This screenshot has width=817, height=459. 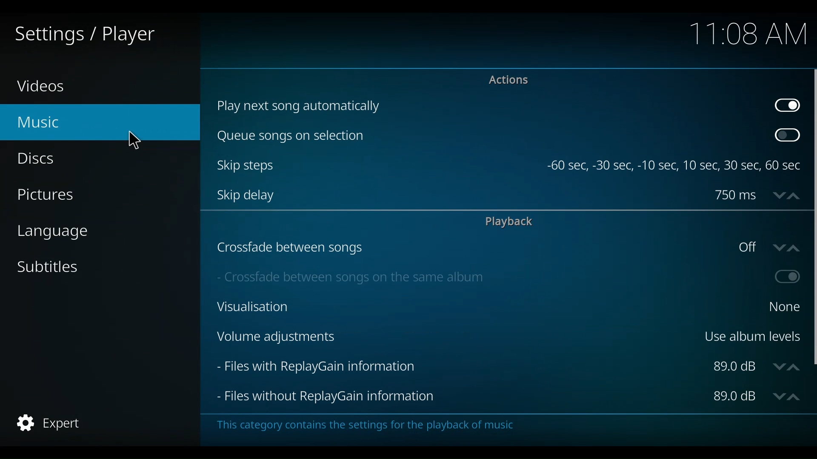 I want to click on up, so click(x=796, y=396).